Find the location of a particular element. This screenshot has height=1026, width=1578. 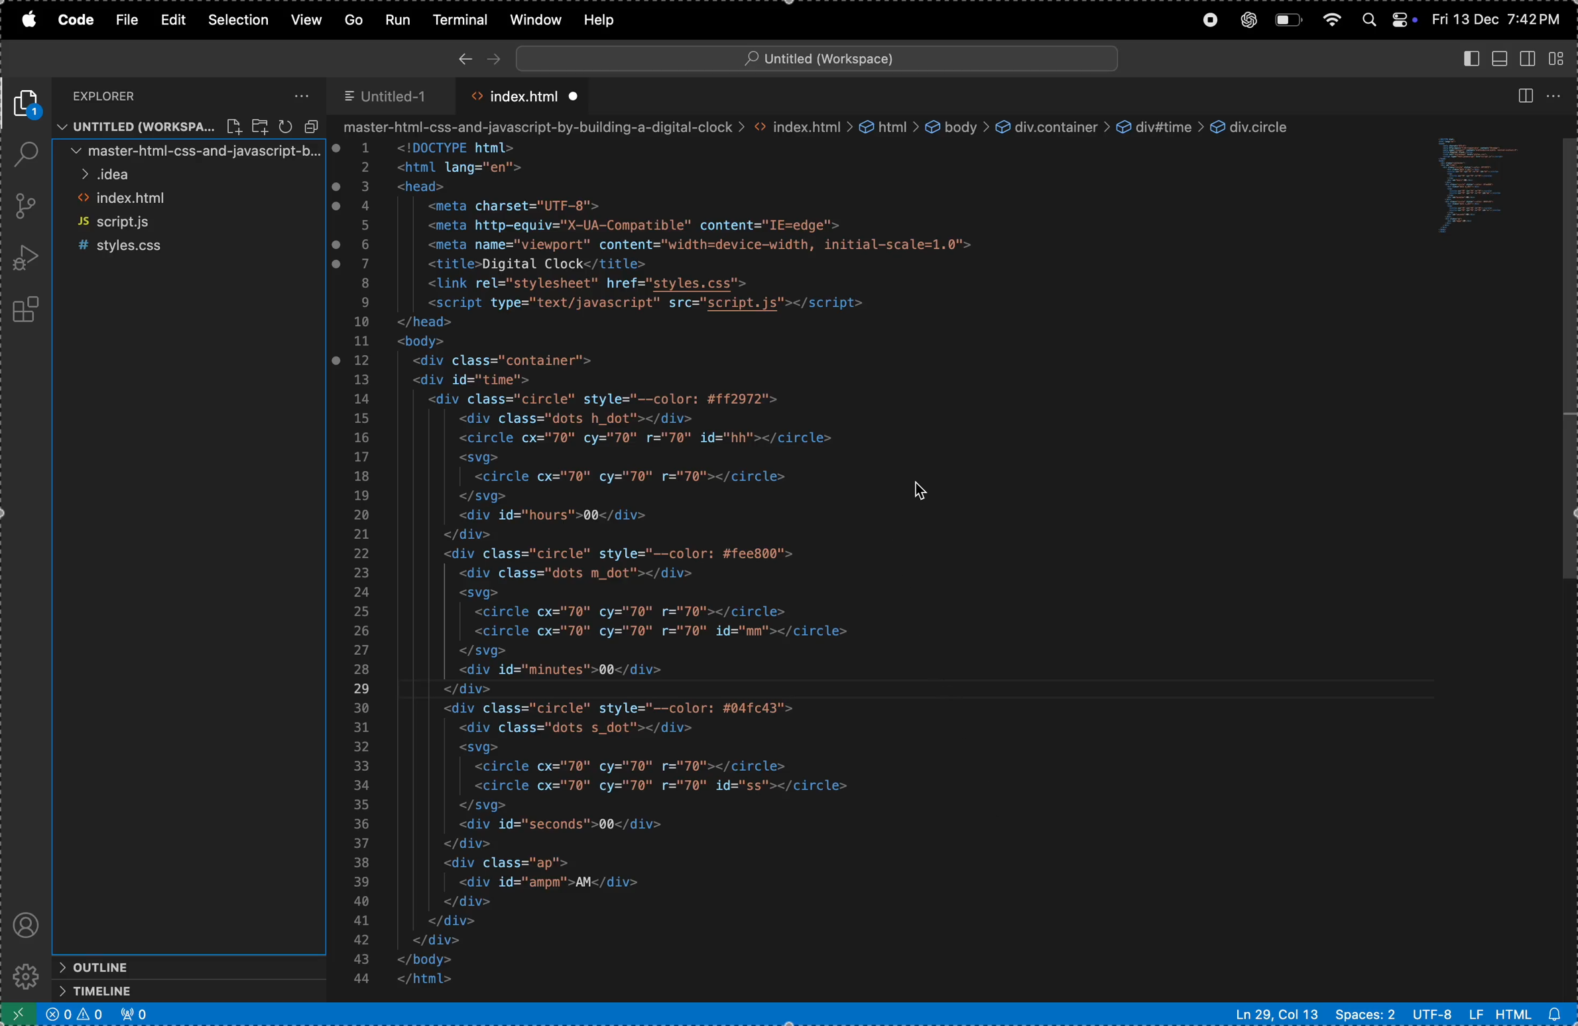

file is located at coordinates (127, 21).